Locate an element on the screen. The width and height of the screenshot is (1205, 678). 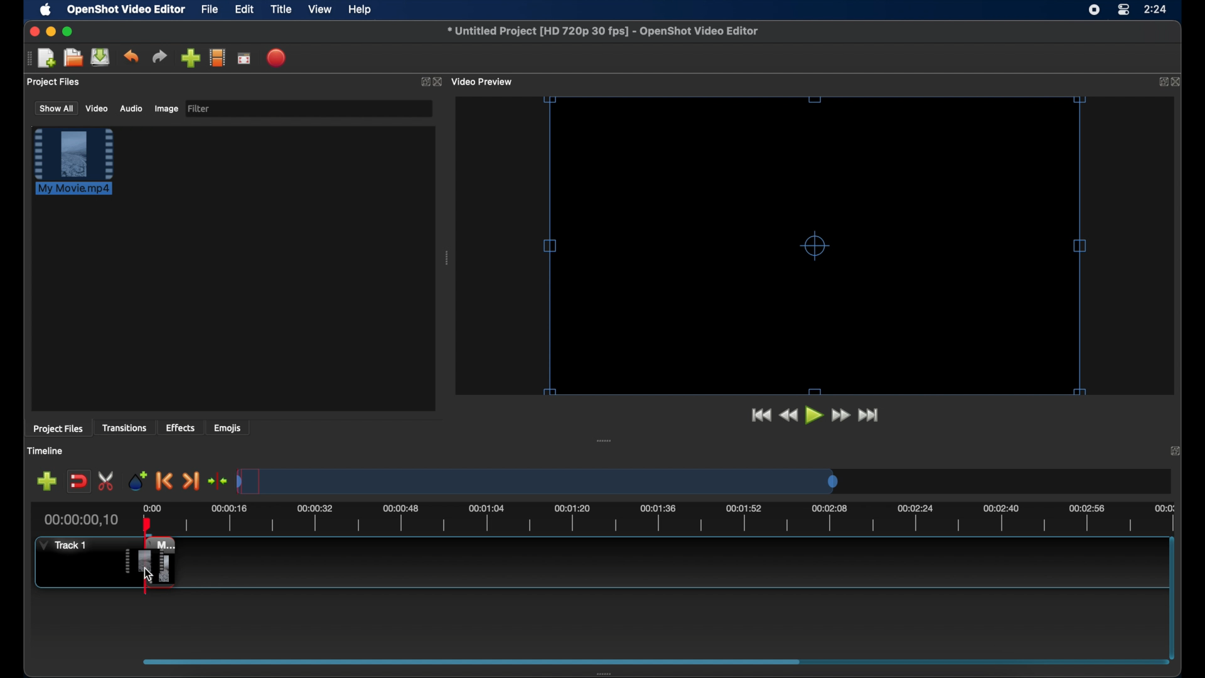
0.00 is located at coordinates (153, 506).